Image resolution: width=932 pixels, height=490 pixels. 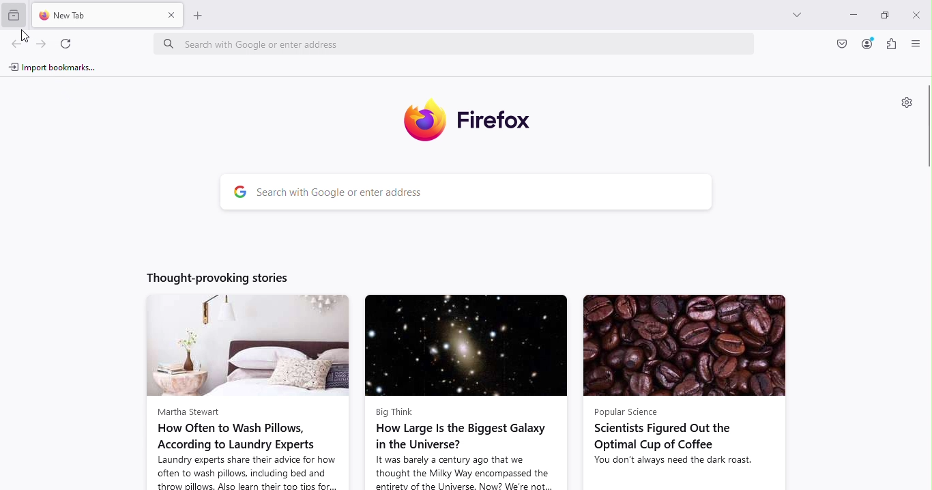 What do you see at coordinates (25, 35) in the screenshot?
I see `cursor` at bounding box center [25, 35].